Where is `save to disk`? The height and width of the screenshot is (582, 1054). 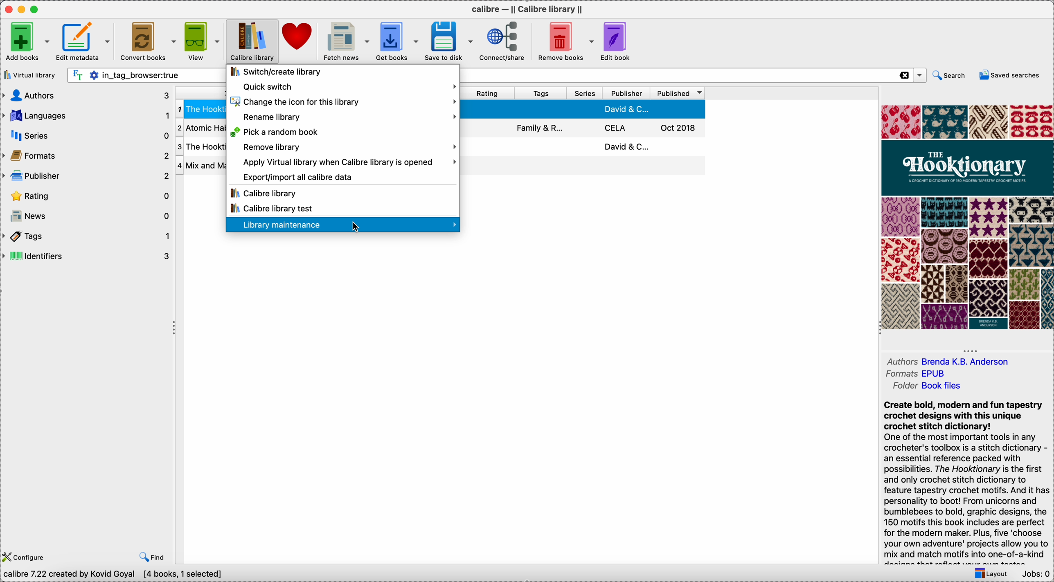
save to disk is located at coordinates (450, 41).